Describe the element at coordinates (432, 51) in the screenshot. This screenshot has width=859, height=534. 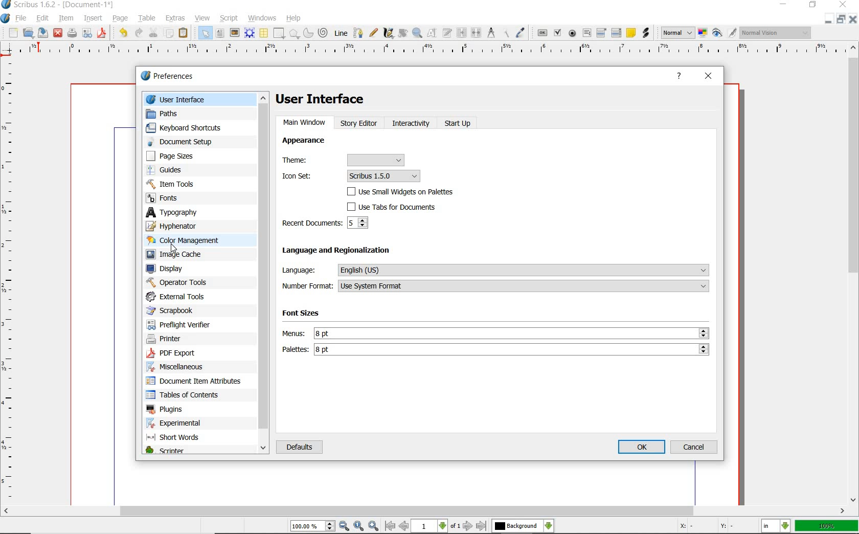
I see `ruler` at that location.